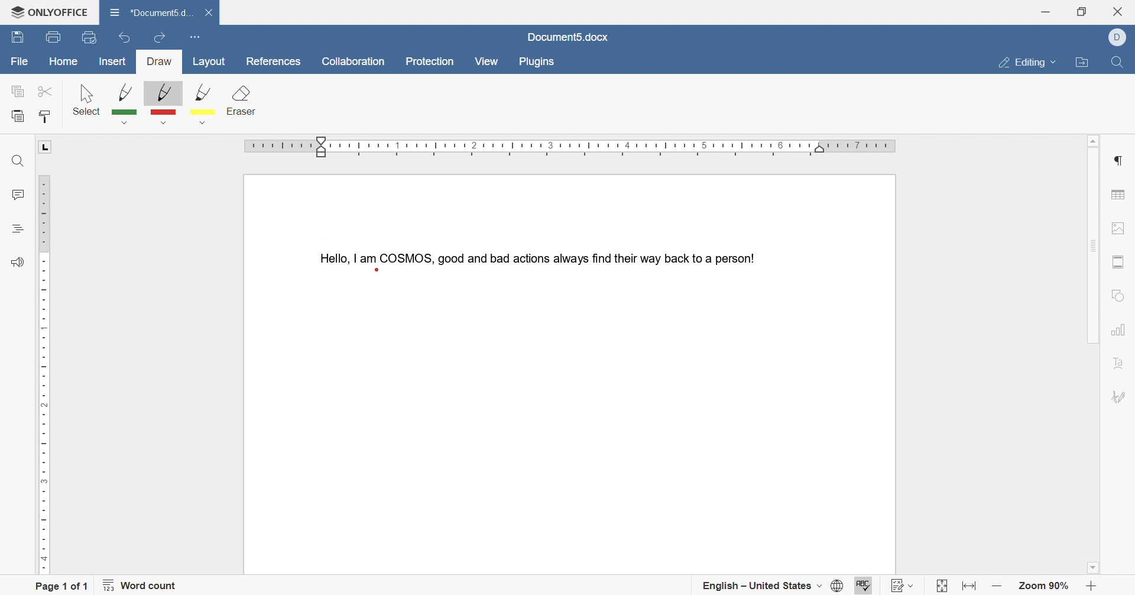 The image size is (1135, 595). What do you see at coordinates (354, 62) in the screenshot?
I see `collaboration` at bounding box center [354, 62].